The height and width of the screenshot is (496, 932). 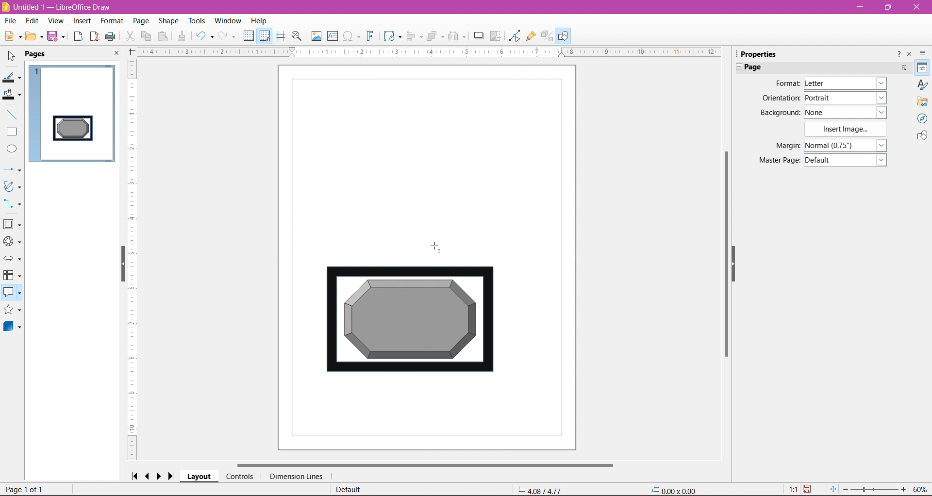 What do you see at coordinates (134, 260) in the screenshot?
I see `Ruler` at bounding box center [134, 260].